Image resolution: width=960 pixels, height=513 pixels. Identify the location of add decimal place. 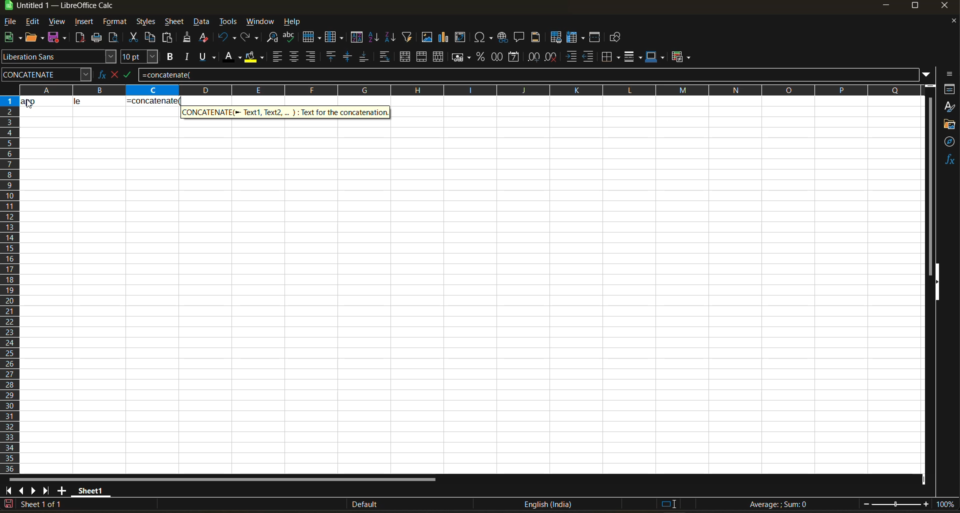
(533, 57).